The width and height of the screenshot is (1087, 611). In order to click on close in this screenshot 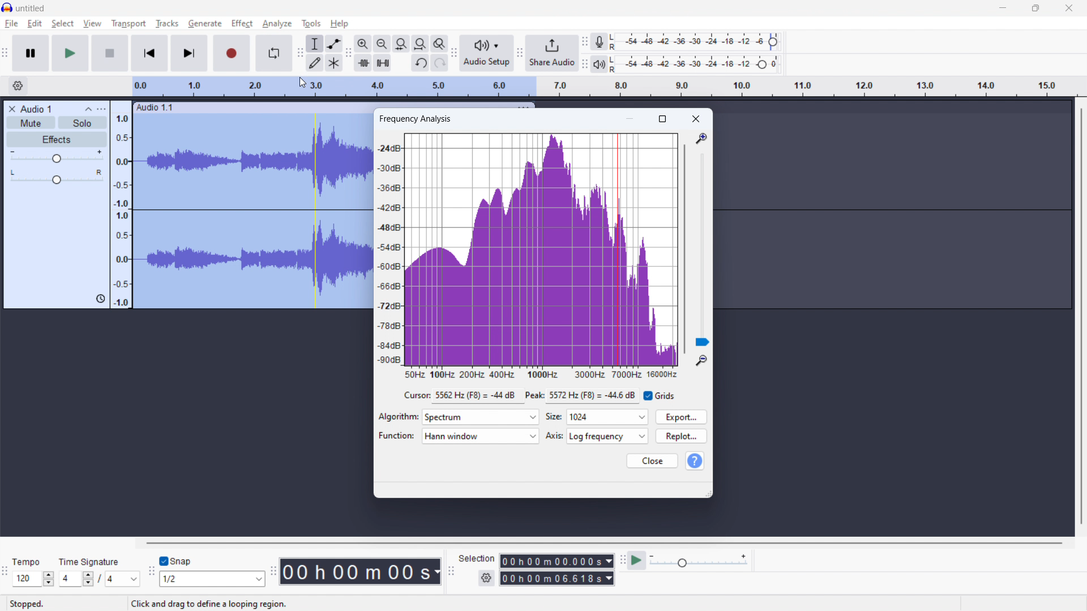, I will do `click(653, 461)`.